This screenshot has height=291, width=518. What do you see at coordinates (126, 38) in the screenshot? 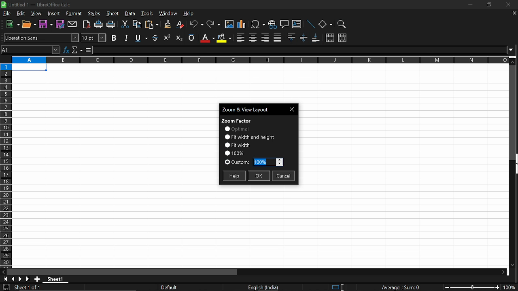
I see `italic` at bounding box center [126, 38].